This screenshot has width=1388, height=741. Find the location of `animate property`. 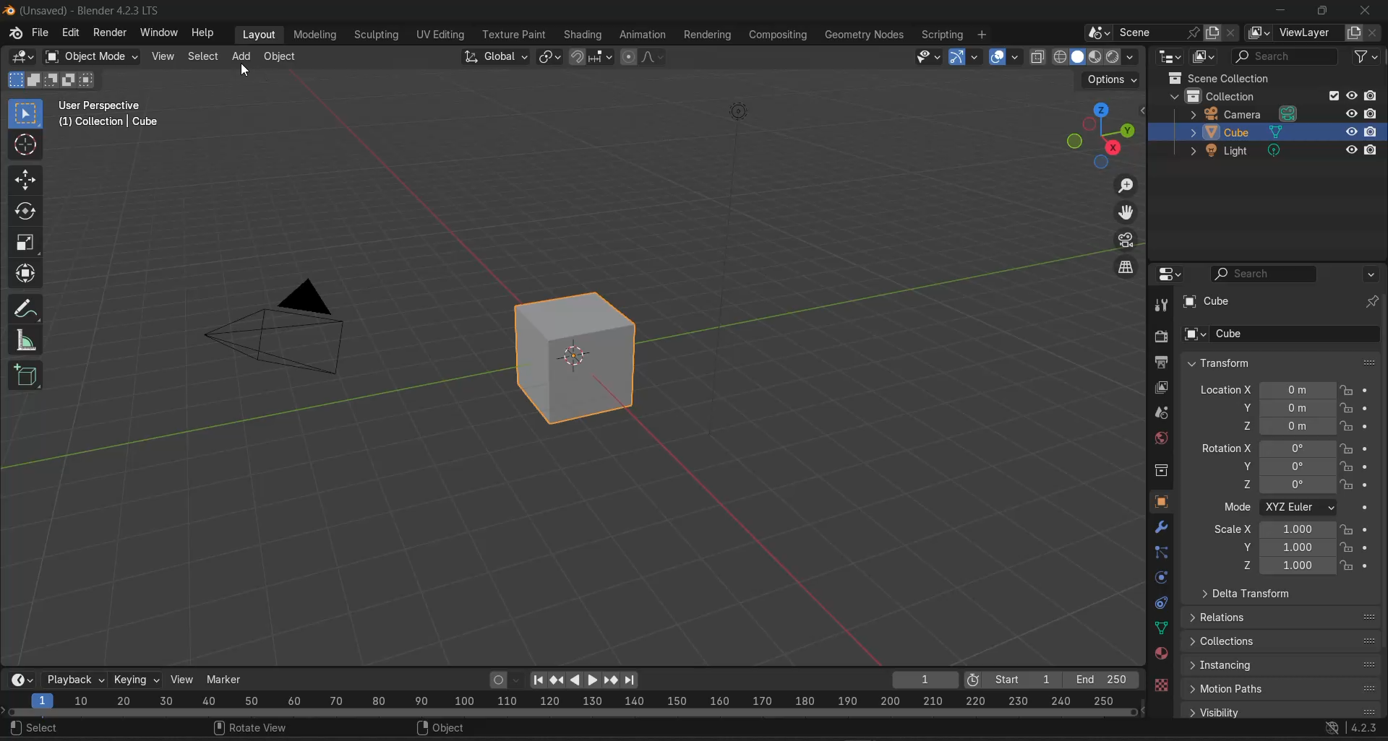

animate property is located at coordinates (1367, 545).